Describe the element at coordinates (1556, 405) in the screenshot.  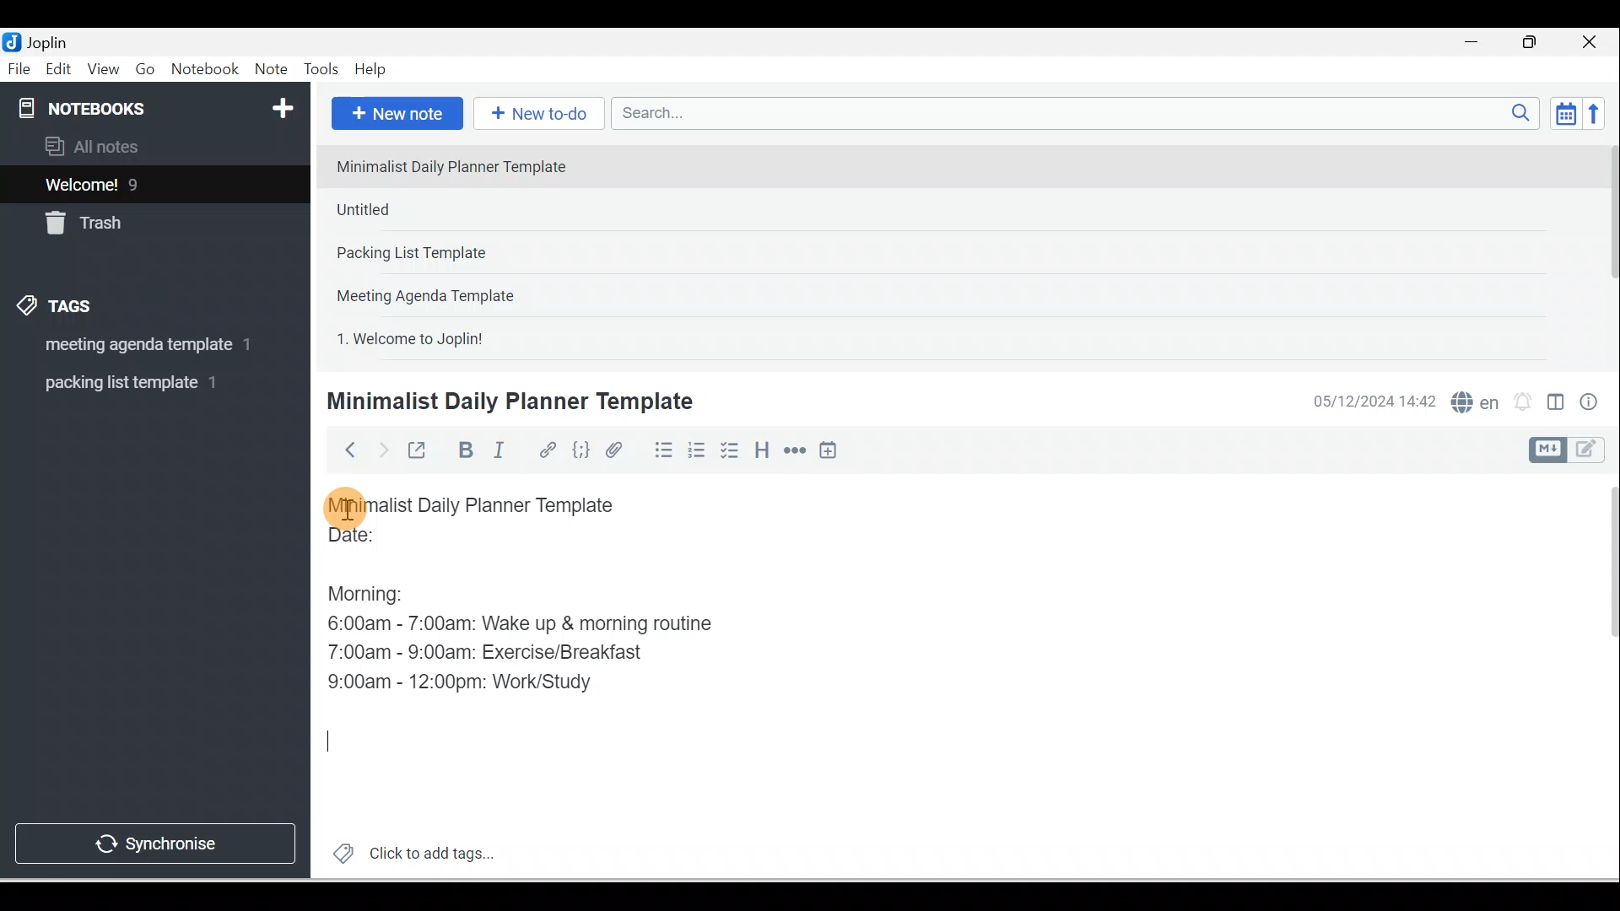
I see `Toggle editors` at that location.